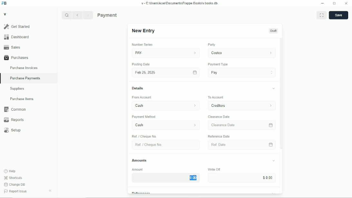 This screenshot has width=352, height=198. Describe the element at coordinates (29, 89) in the screenshot. I see `Suppliers` at that location.